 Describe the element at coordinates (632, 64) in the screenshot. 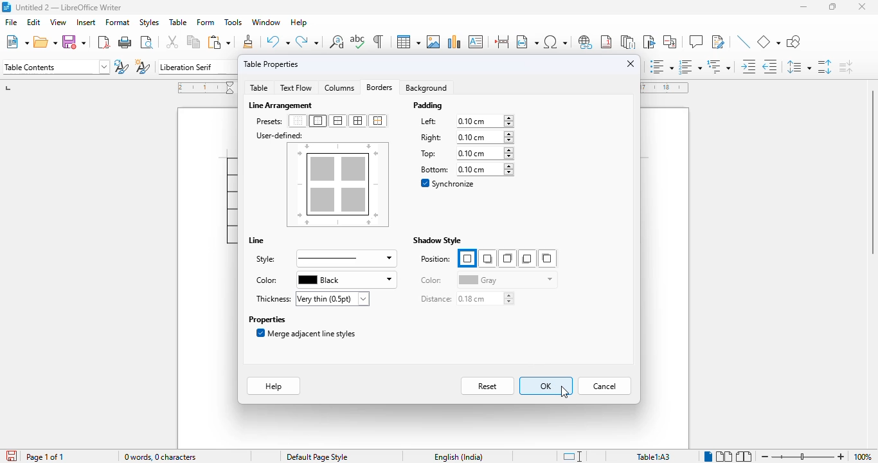

I see `close` at that location.